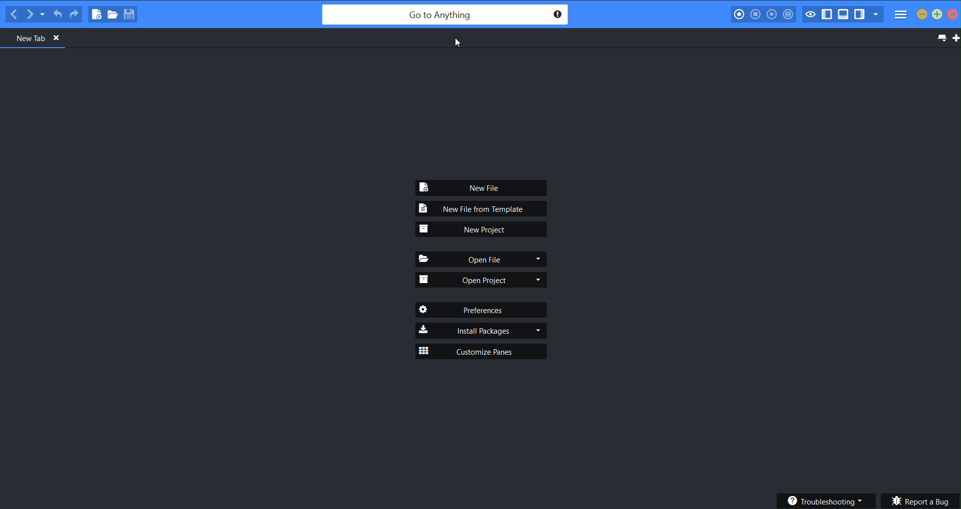 The height and width of the screenshot is (509, 961). What do you see at coordinates (484, 187) in the screenshot?
I see `new file` at bounding box center [484, 187].